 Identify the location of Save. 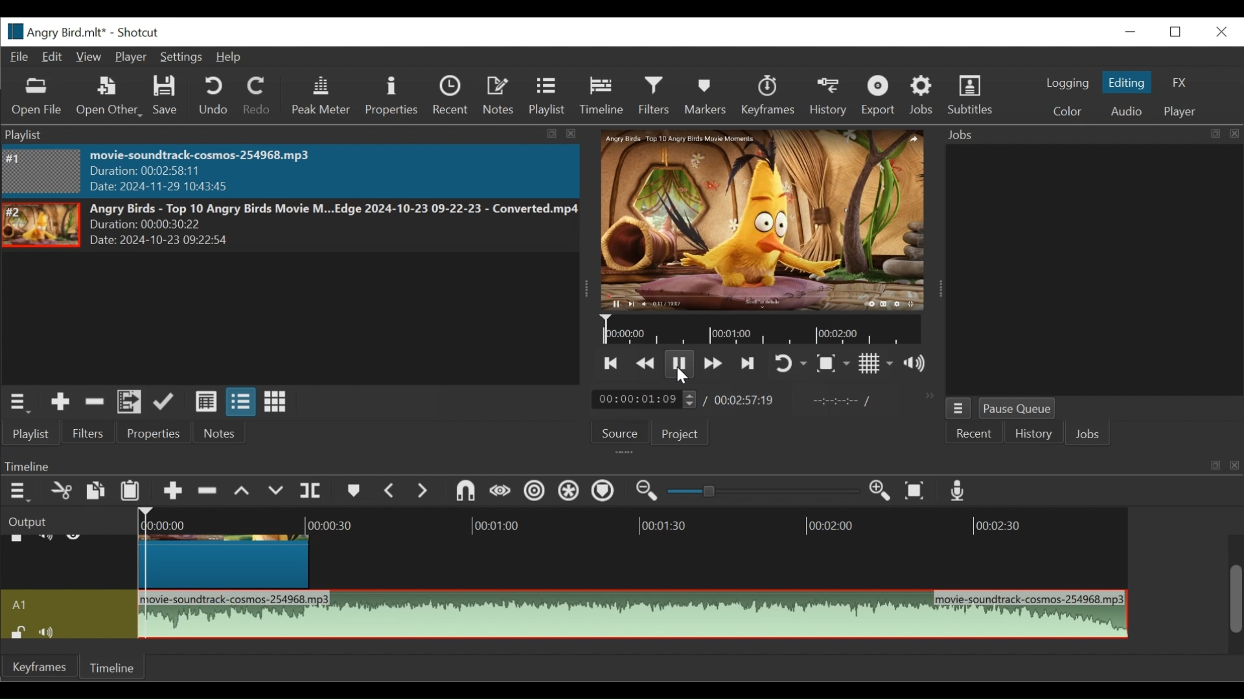
(168, 96).